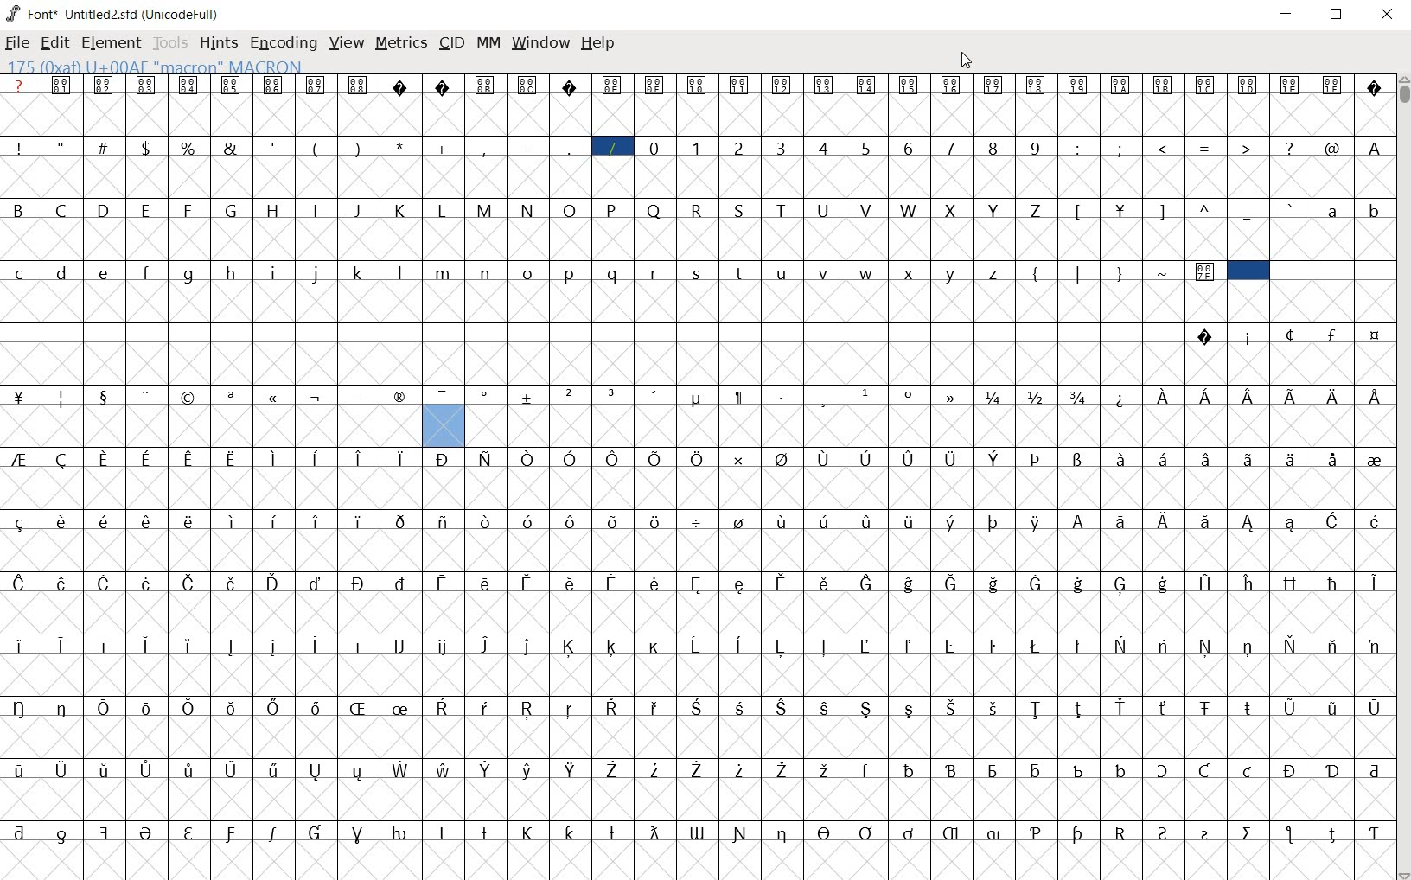  I want to click on Symbol, so click(276, 769).